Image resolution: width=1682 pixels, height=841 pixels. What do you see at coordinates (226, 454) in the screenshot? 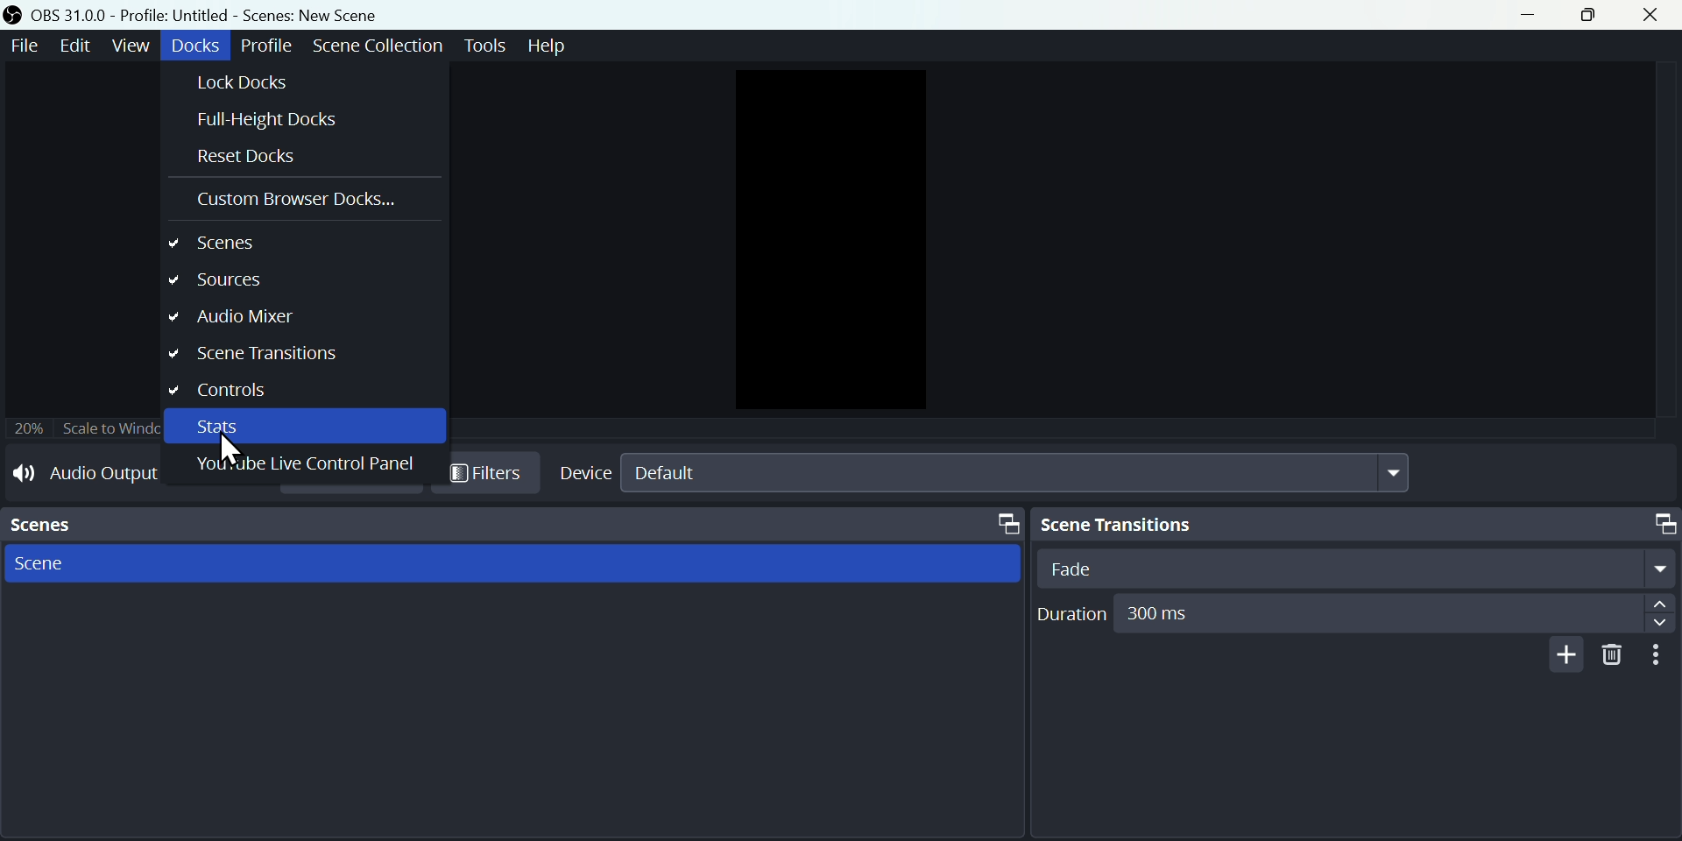
I see `cursor` at bounding box center [226, 454].